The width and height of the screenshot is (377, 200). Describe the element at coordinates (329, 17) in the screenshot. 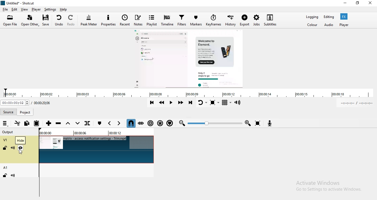

I see `Editing` at that location.